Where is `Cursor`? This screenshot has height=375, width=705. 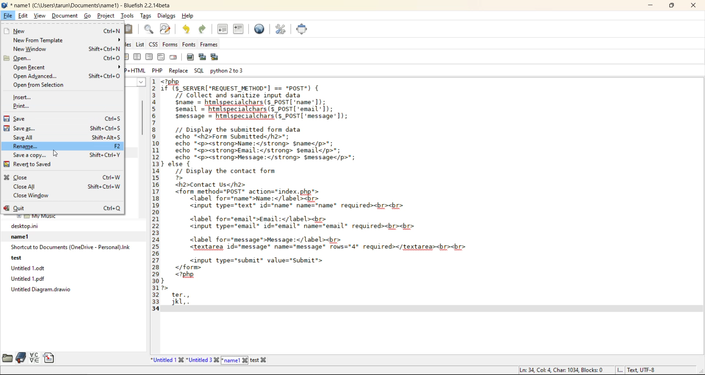
Cursor is located at coordinates (55, 153).